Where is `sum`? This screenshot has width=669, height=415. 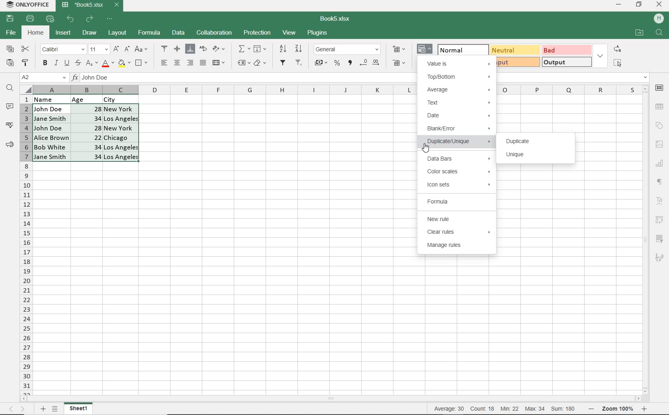
sum is located at coordinates (561, 409).